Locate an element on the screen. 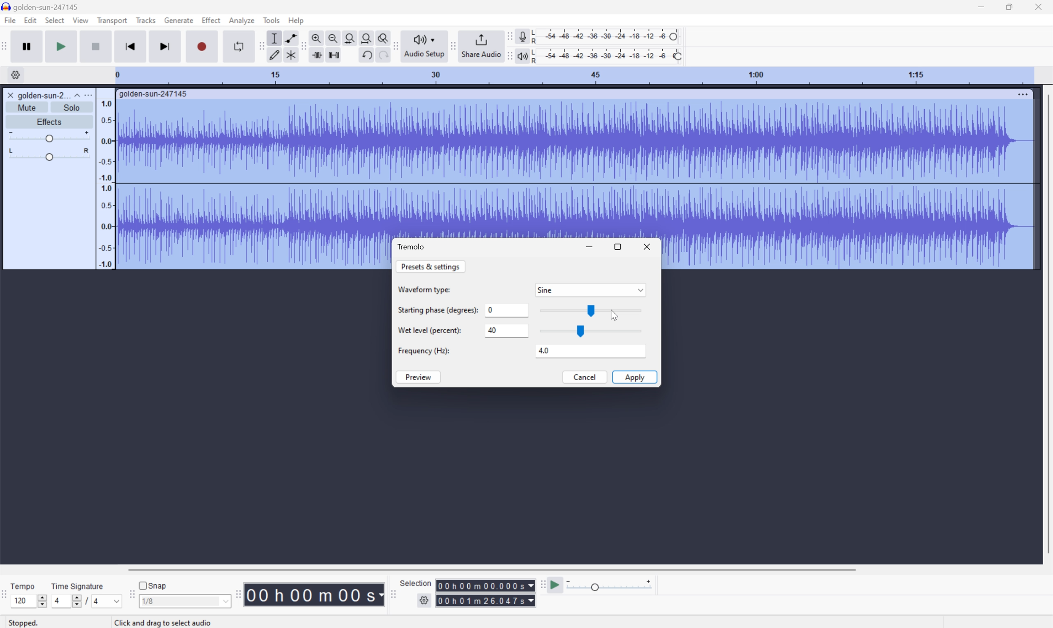  Sine is located at coordinates (582, 290).